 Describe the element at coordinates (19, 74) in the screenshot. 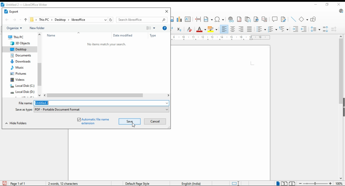

I see `pictures` at that location.